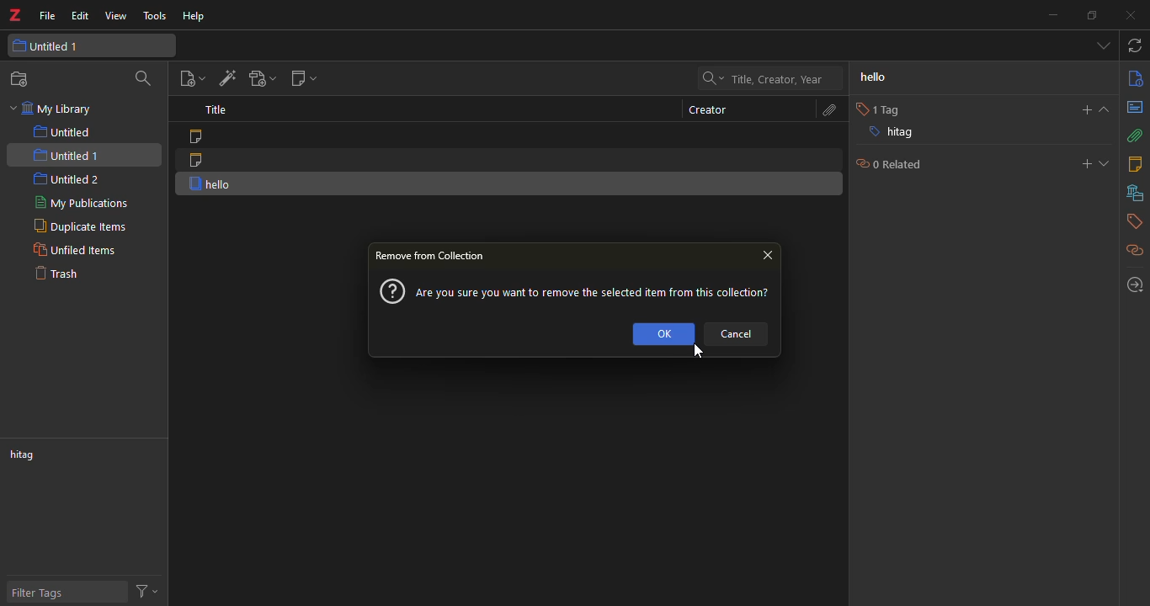 This screenshot has width=1150, height=606. I want to click on untitled 1, so click(48, 47).